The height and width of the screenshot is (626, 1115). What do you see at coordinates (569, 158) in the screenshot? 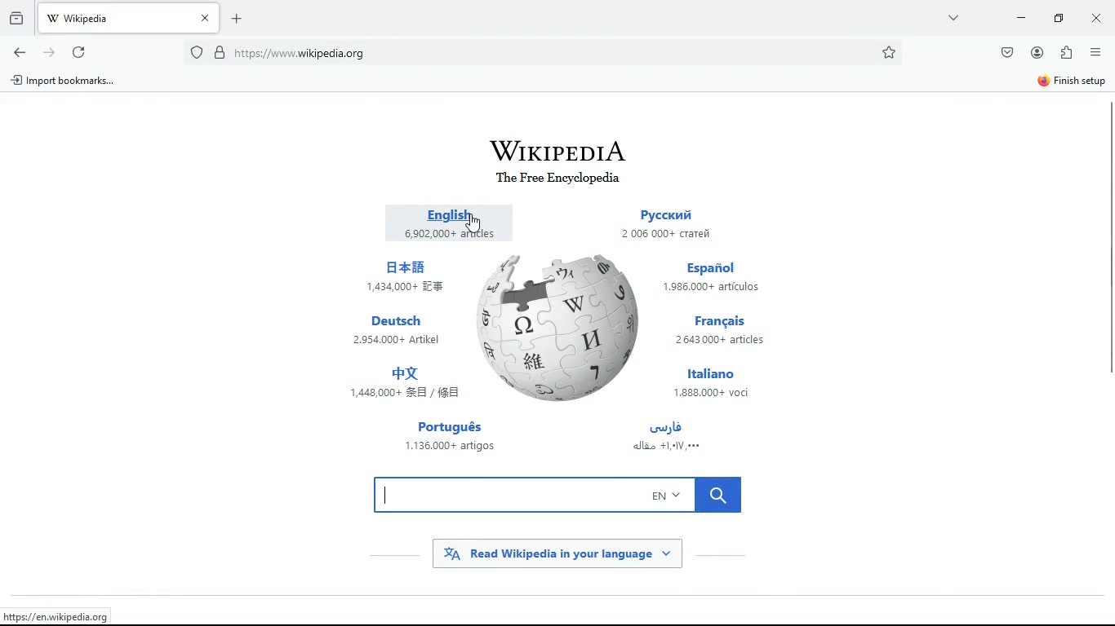
I see `wikipedia the free encyclopedia` at bounding box center [569, 158].